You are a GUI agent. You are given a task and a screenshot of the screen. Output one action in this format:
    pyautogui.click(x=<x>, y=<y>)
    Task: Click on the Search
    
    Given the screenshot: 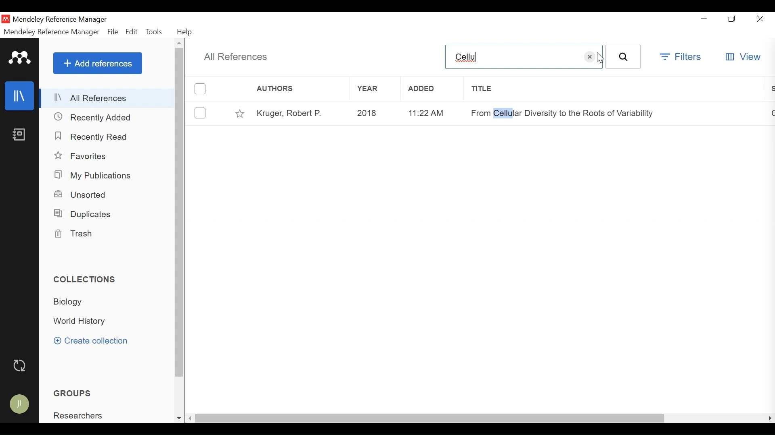 What is the action you would take?
    pyautogui.click(x=623, y=56)
    